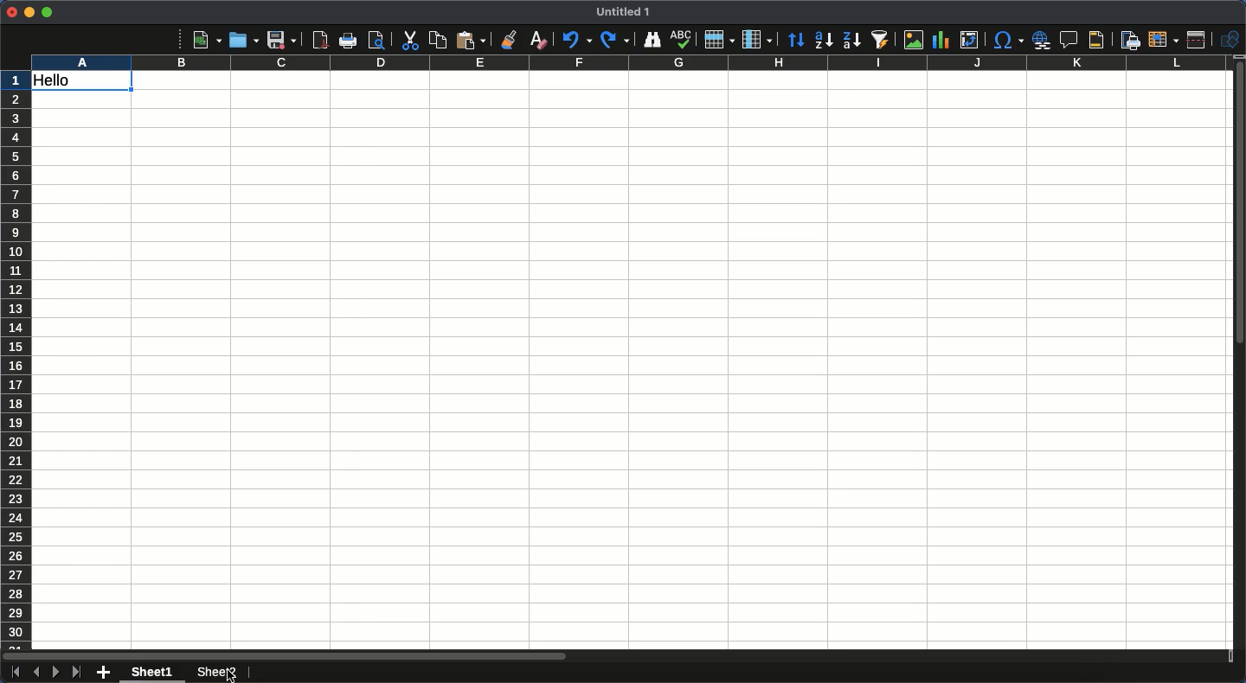 The height and width of the screenshot is (683, 1246). What do you see at coordinates (1200, 40) in the screenshot?
I see `Split window` at bounding box center [1200, 40].